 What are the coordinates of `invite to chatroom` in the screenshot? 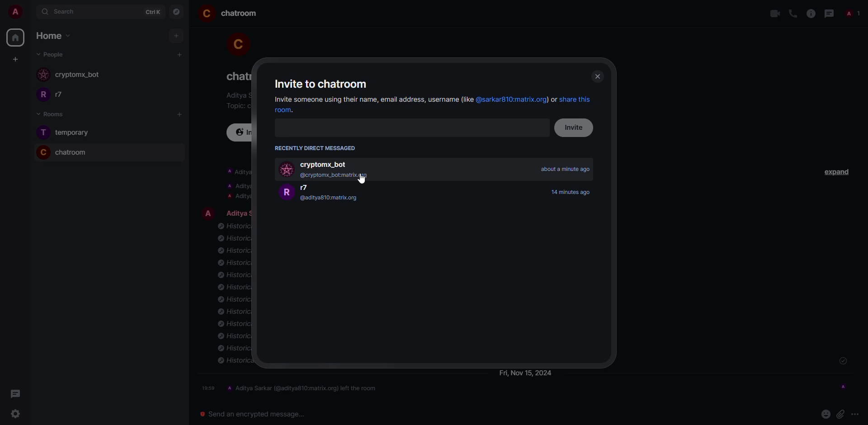 It's located at (323, 83).